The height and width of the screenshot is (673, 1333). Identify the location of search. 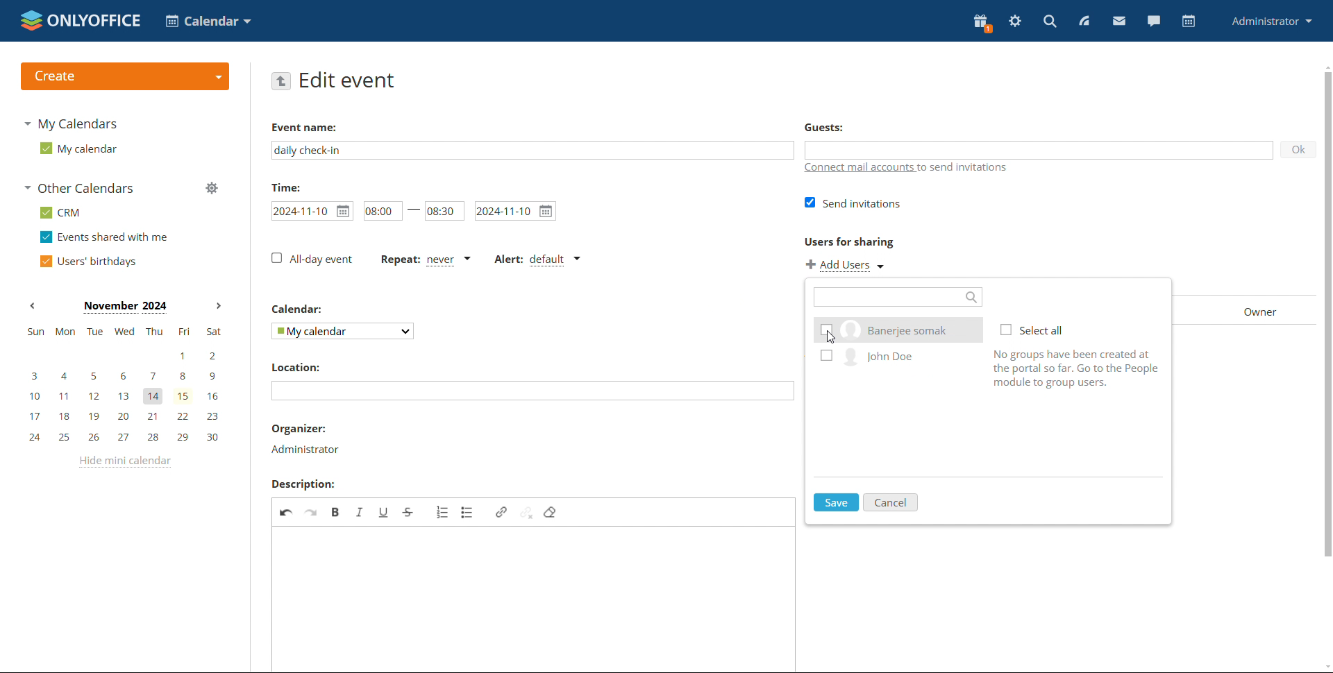
(1050, 21).